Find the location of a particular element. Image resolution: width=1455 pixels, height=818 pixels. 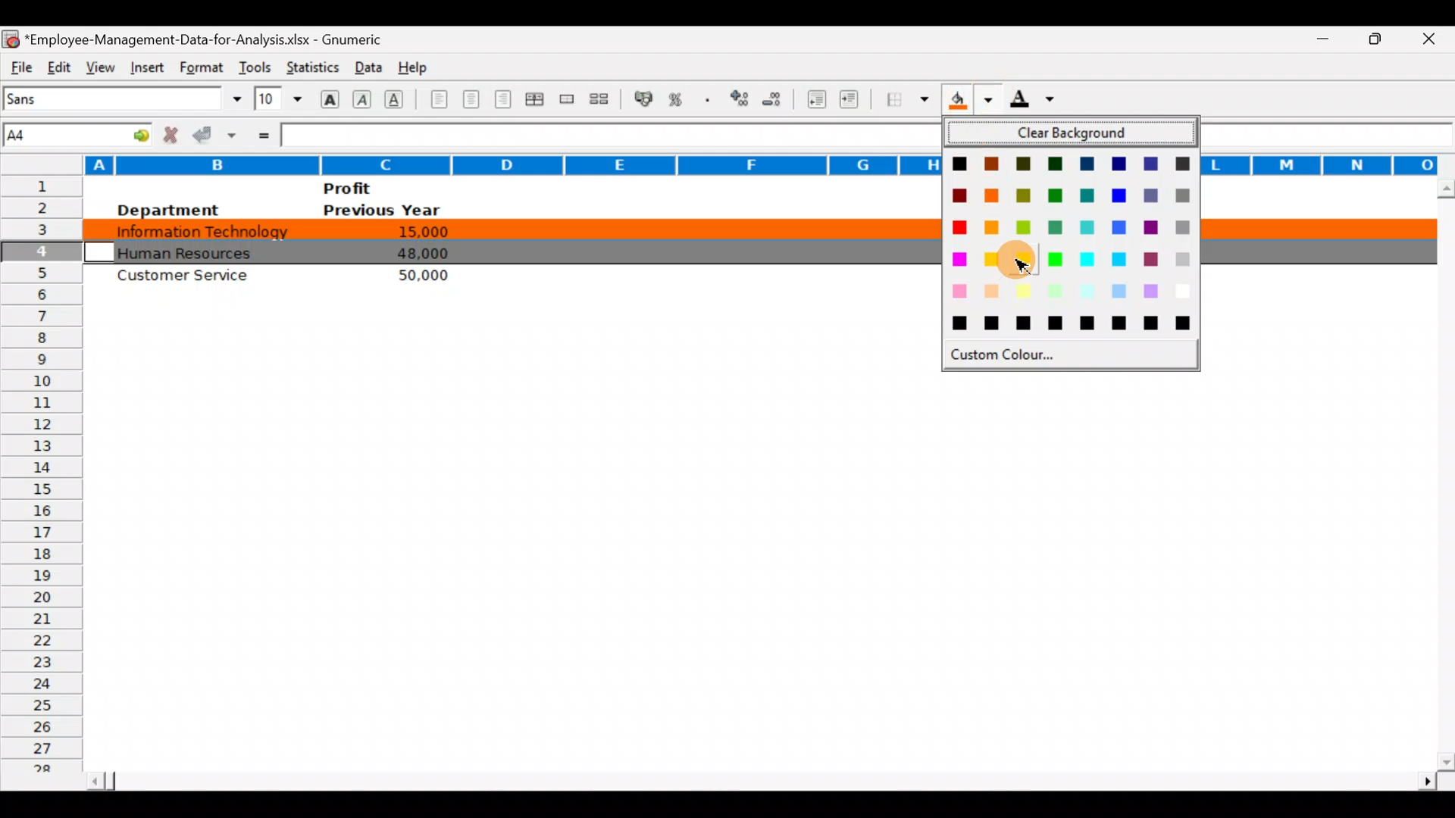

Format selection as accounting is located at coordinates (644, 97).